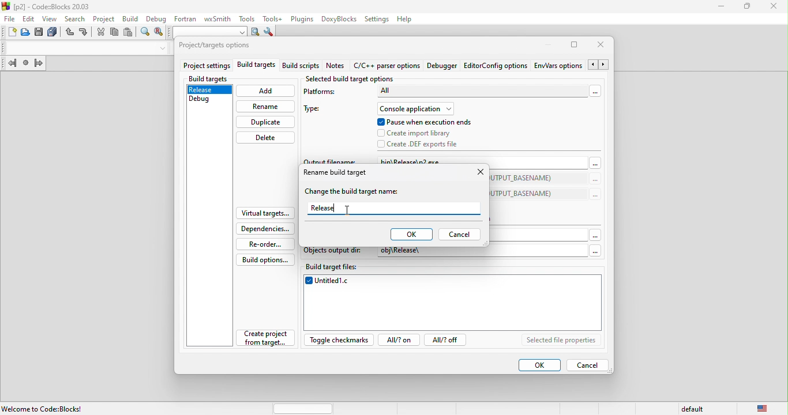 This screenshot has height=415, width=788. I want to click on fortran, so click(183, 18).